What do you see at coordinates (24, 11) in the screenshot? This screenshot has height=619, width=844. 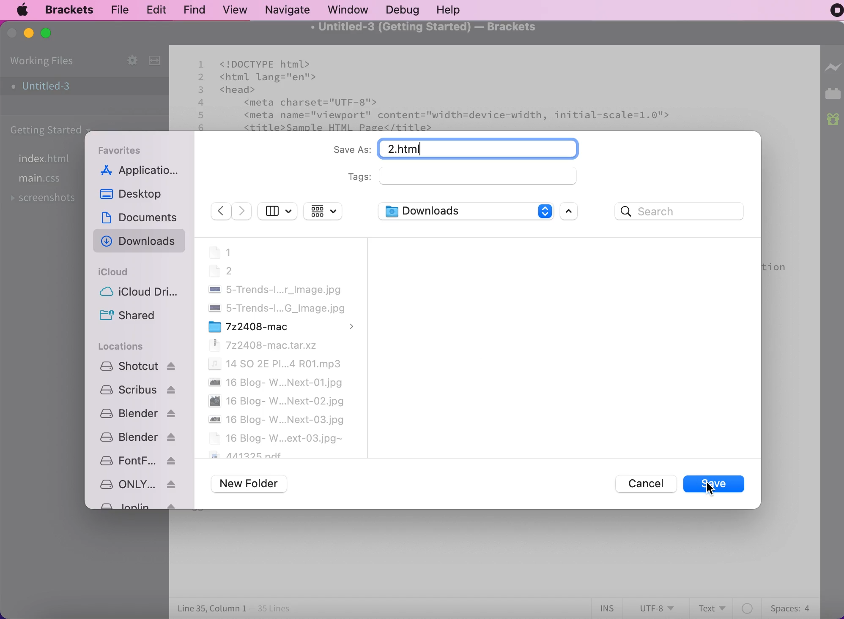 I see `mac logo` at bounding box center [24, 11].